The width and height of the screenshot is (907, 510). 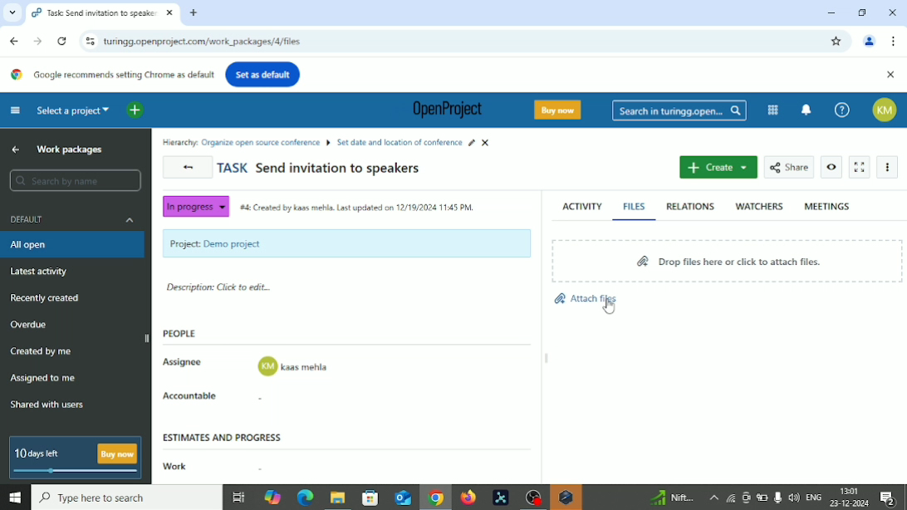 What do you see at coordinates (43, 377) in the screenshot?
I see `Assigned to me` at bounding box center [43, 377].